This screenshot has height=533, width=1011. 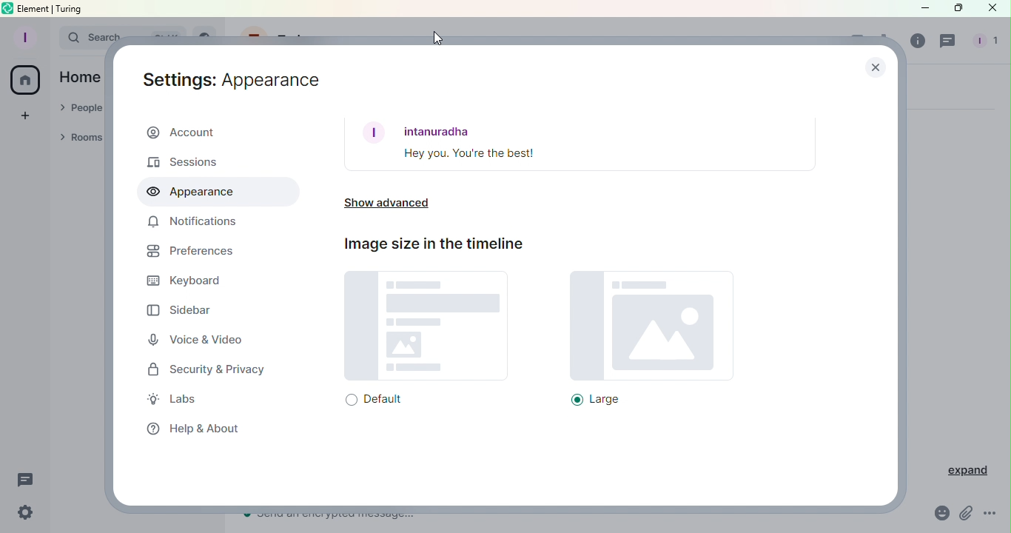 What do you see at coordinates (193, 224) in the screenshot?
I see `Notifications` at bounding box center [193, 224].